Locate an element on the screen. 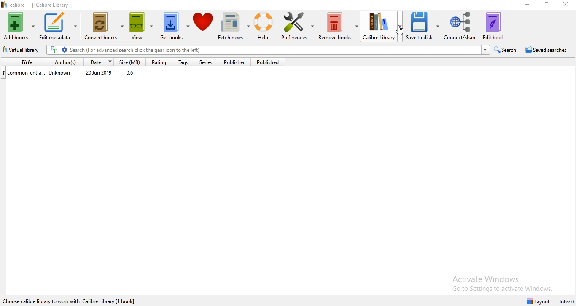 The height and width of the screenshot is (306, 576). Unknown is located at coordinates (61, 74).